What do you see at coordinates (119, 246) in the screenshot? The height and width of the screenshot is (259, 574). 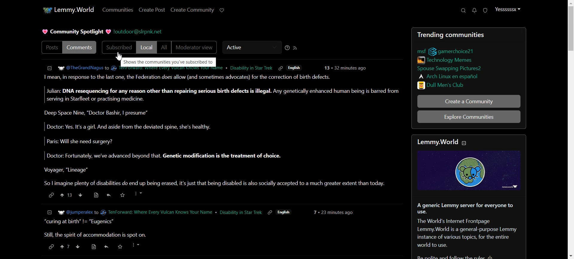 I see `save` at bounding box center [119, 246].